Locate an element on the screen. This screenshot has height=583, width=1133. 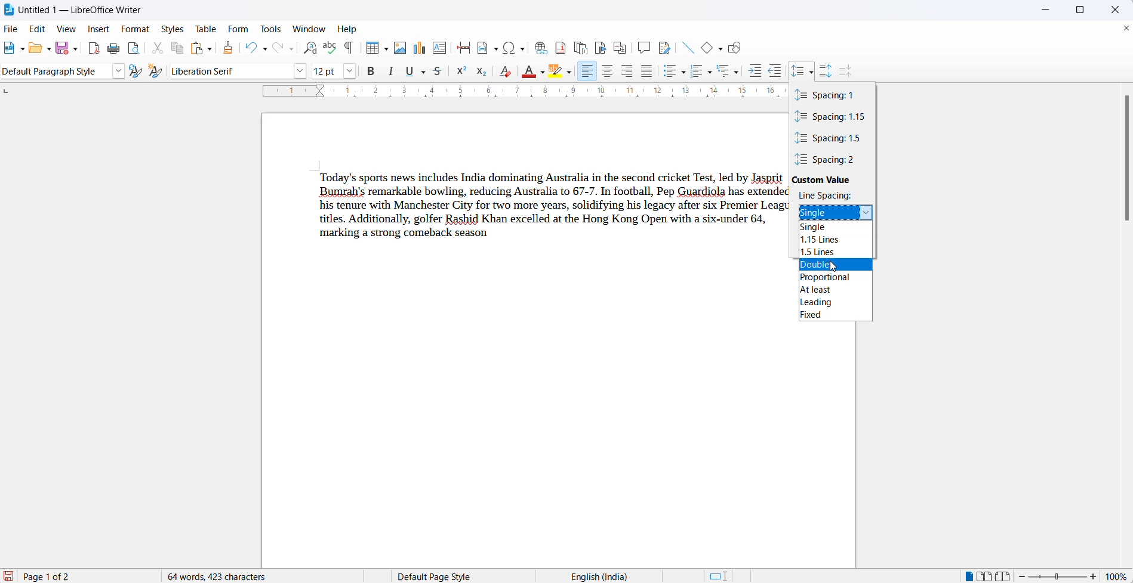
insert table is located at coordinates (370, 48).